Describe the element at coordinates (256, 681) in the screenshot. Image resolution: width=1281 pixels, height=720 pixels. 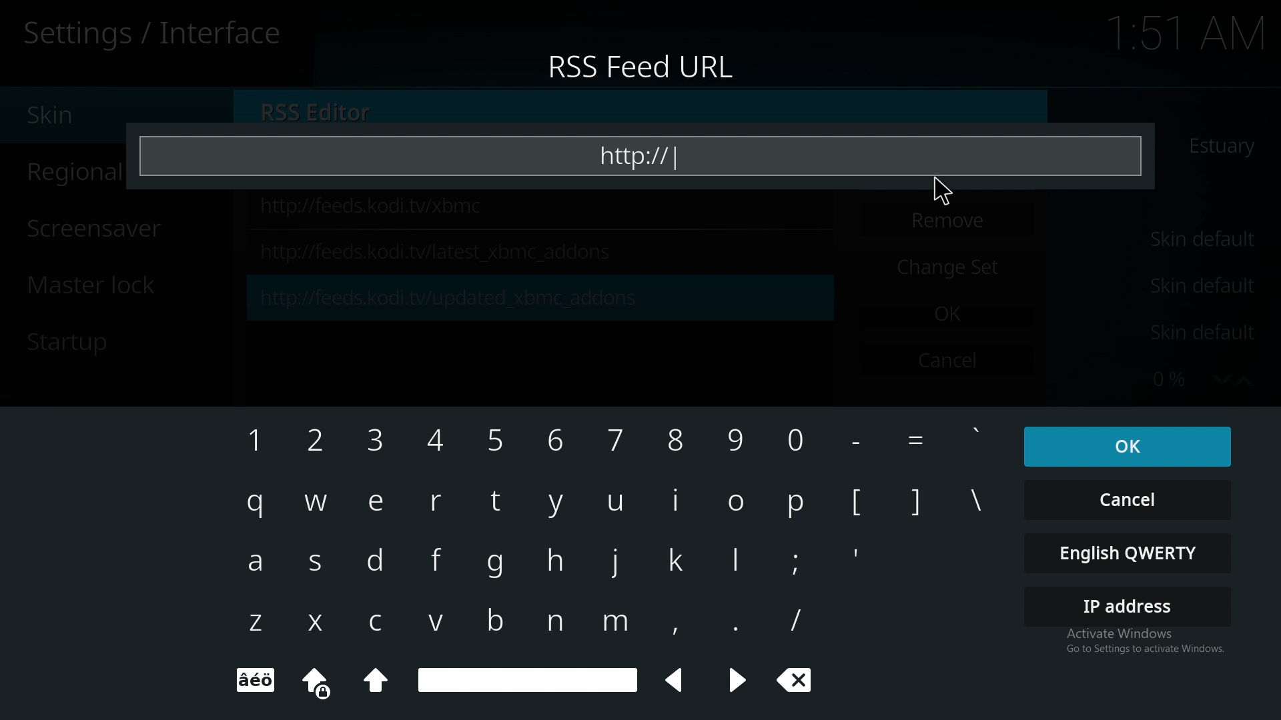
I see `keyboard Input` at that location.